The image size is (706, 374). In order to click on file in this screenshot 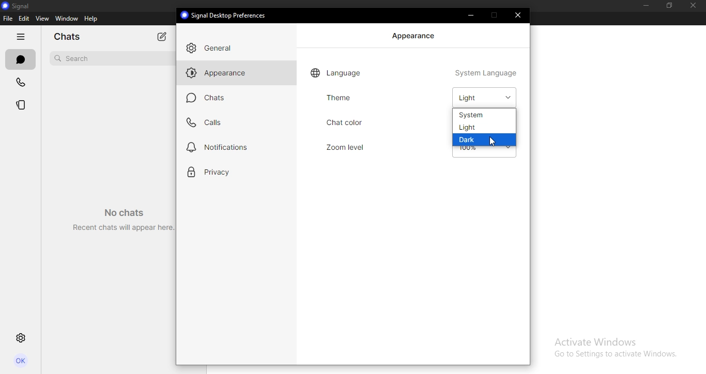, I will do `click(8, 19)`.